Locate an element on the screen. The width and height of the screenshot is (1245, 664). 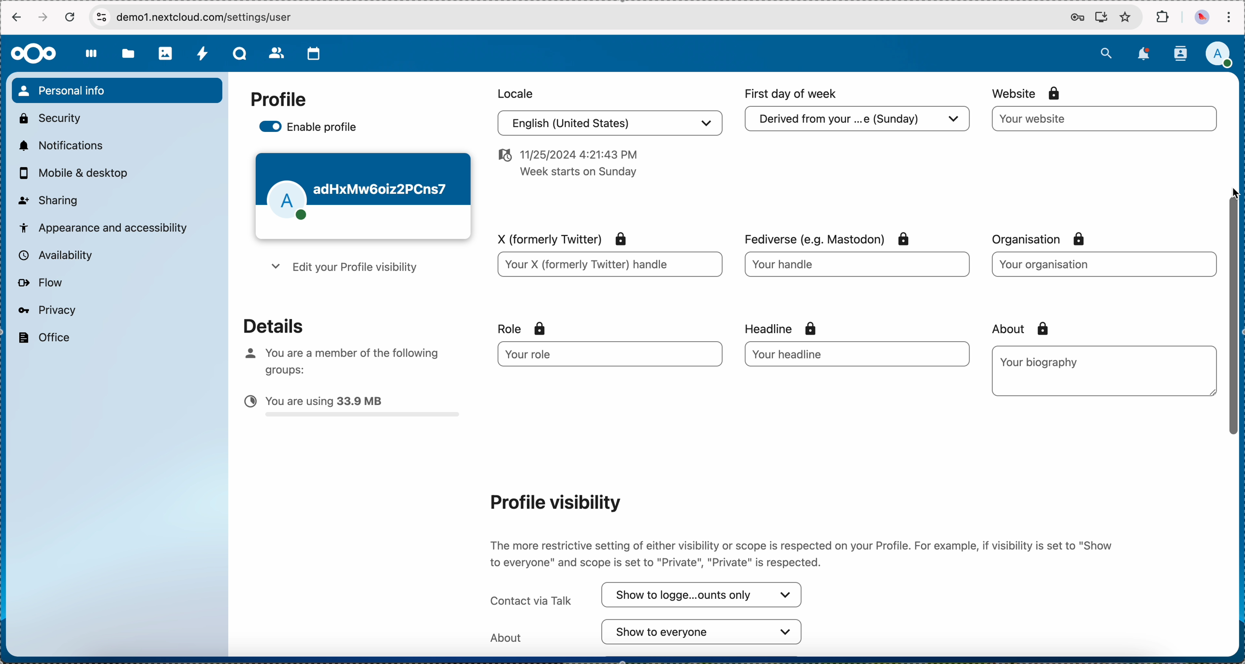
click on user profile is located at coordinates (1222, 56).